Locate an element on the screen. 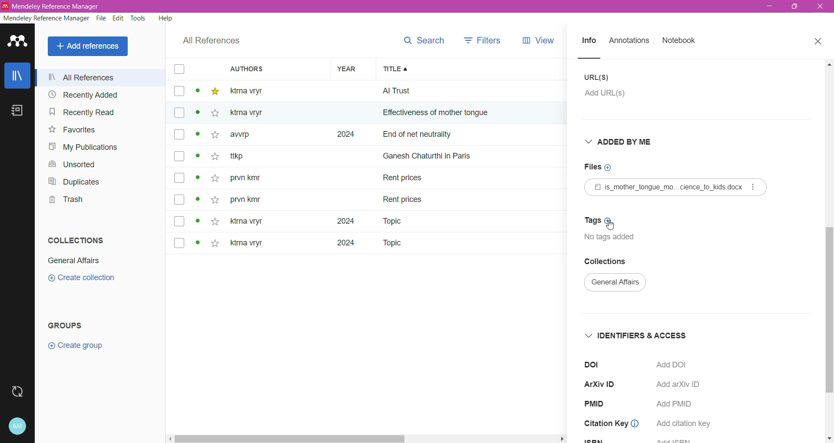  All References is located at coordinates (89, 46).